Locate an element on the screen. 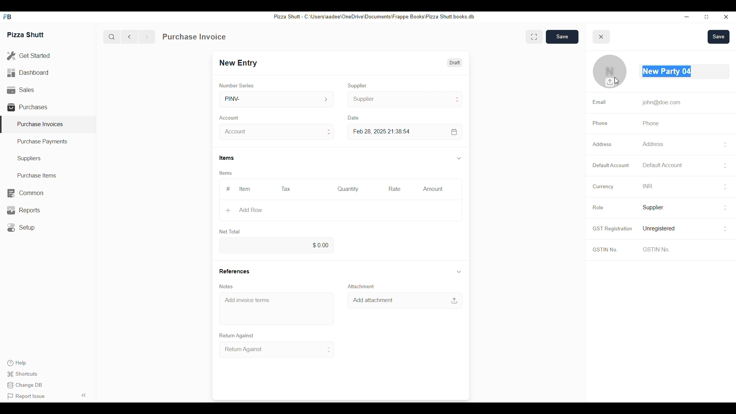 This screenshot has width=736, height=414. Items is located at coordinates (227, 158).